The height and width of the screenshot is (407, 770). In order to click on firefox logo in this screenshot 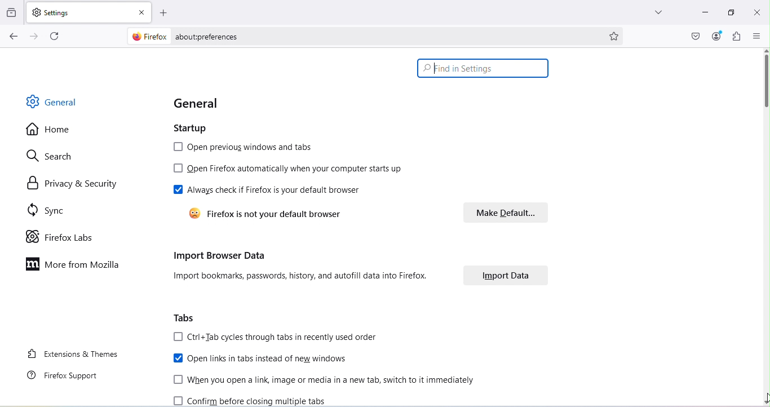, I will do `click(149, 36)`.